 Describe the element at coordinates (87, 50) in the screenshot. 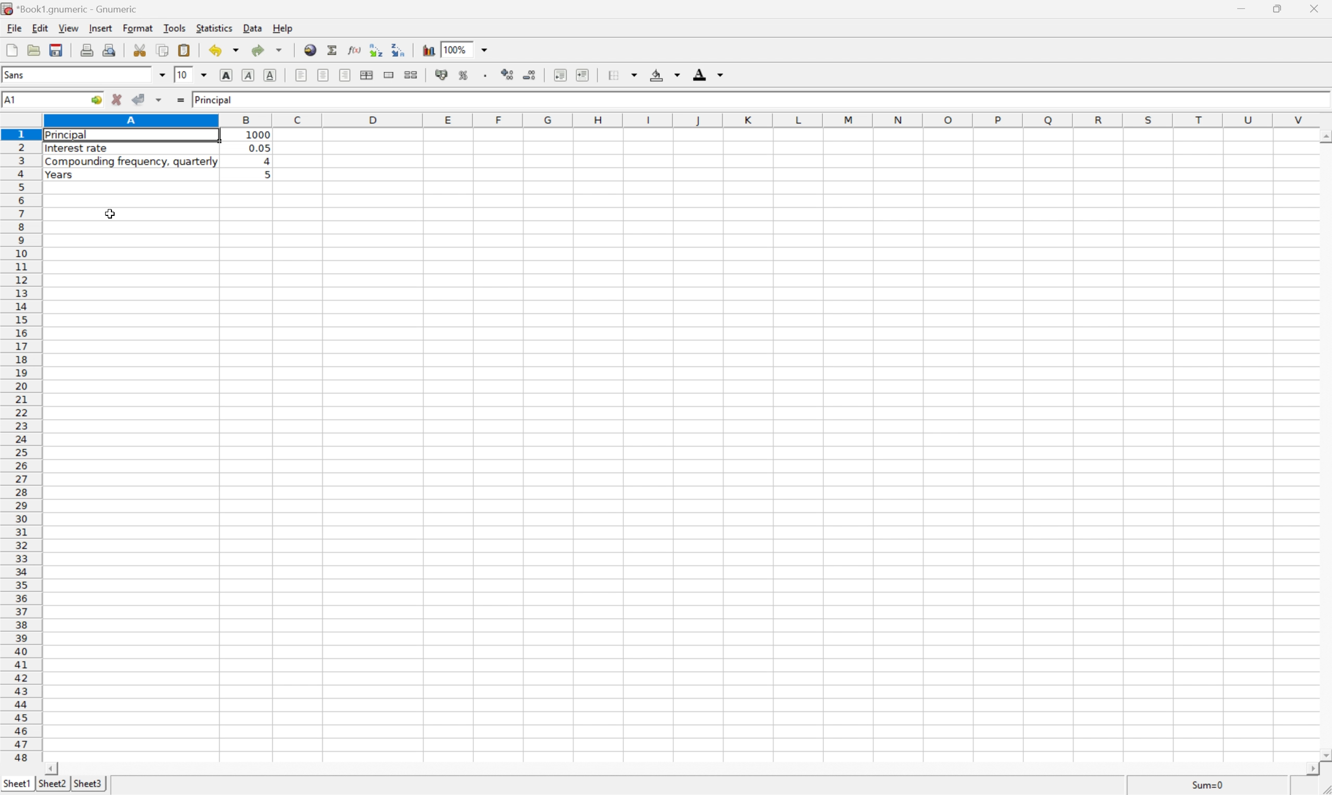

I see `print` at that location.